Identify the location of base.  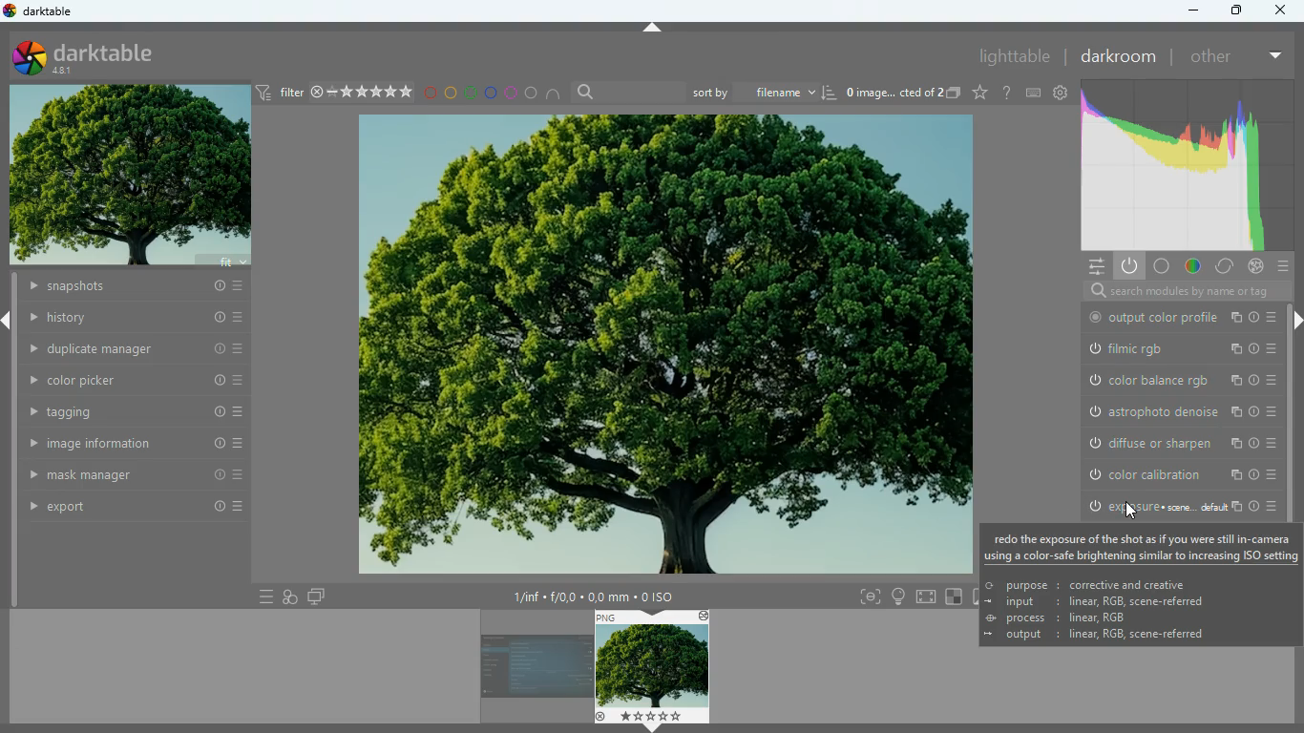
(1167, 267).